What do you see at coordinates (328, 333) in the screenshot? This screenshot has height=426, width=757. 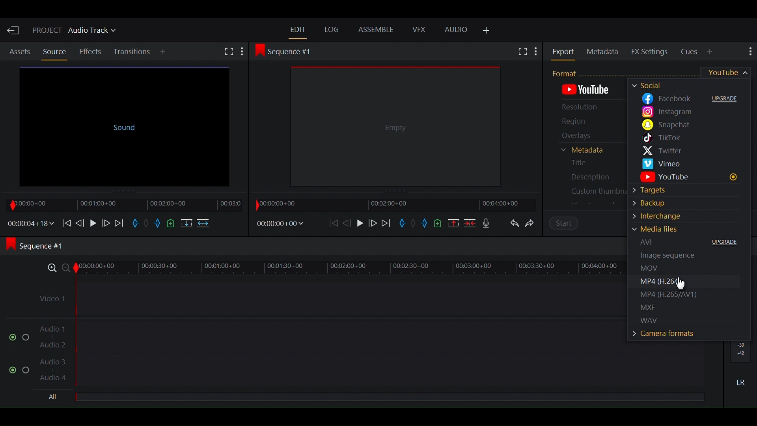 I see `Audio Track 1, Audio Track 2` at bounding box center [328, 333].